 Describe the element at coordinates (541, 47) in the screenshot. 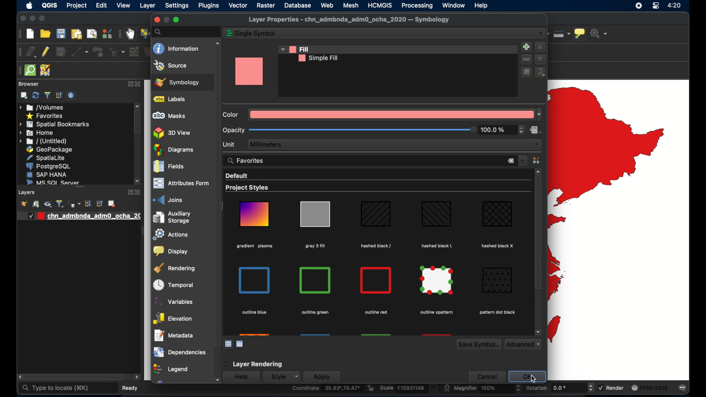

I see `move up` at that location.